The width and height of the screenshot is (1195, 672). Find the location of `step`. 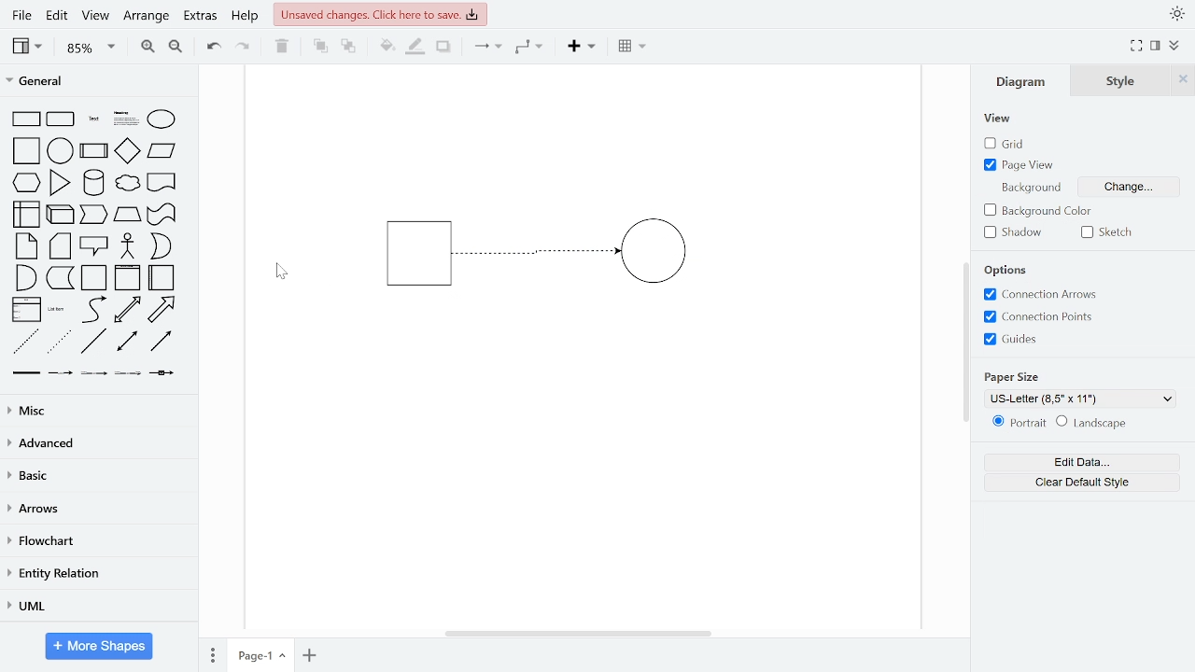

step is located at coordinates (92, 215).